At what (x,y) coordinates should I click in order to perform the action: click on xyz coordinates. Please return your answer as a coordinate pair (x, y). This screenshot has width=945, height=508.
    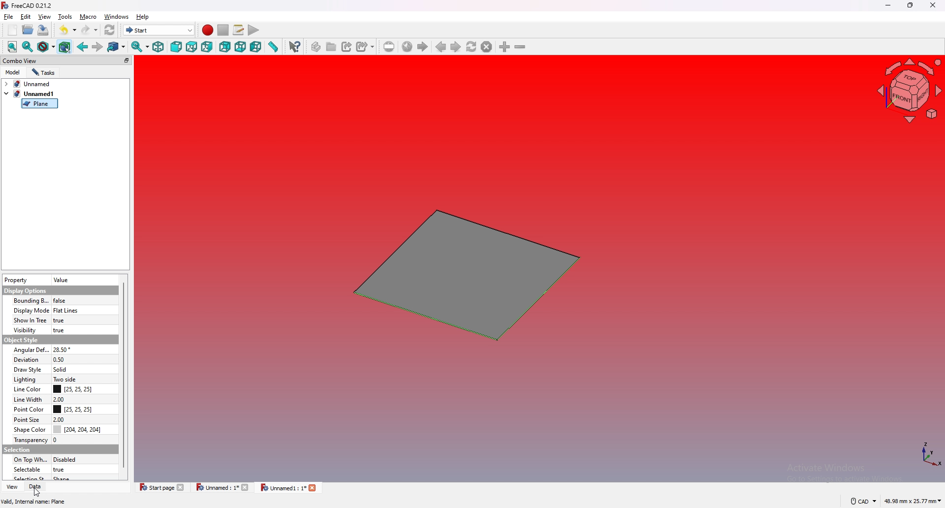
    Looking at the image, I should click on (919, 455).